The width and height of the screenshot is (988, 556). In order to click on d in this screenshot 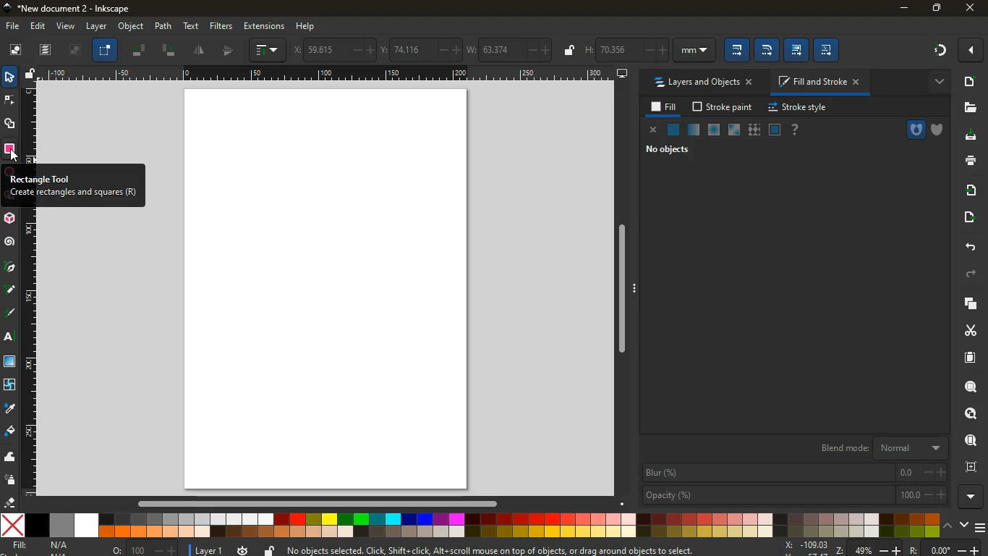, I will do `click(11, 290)`.